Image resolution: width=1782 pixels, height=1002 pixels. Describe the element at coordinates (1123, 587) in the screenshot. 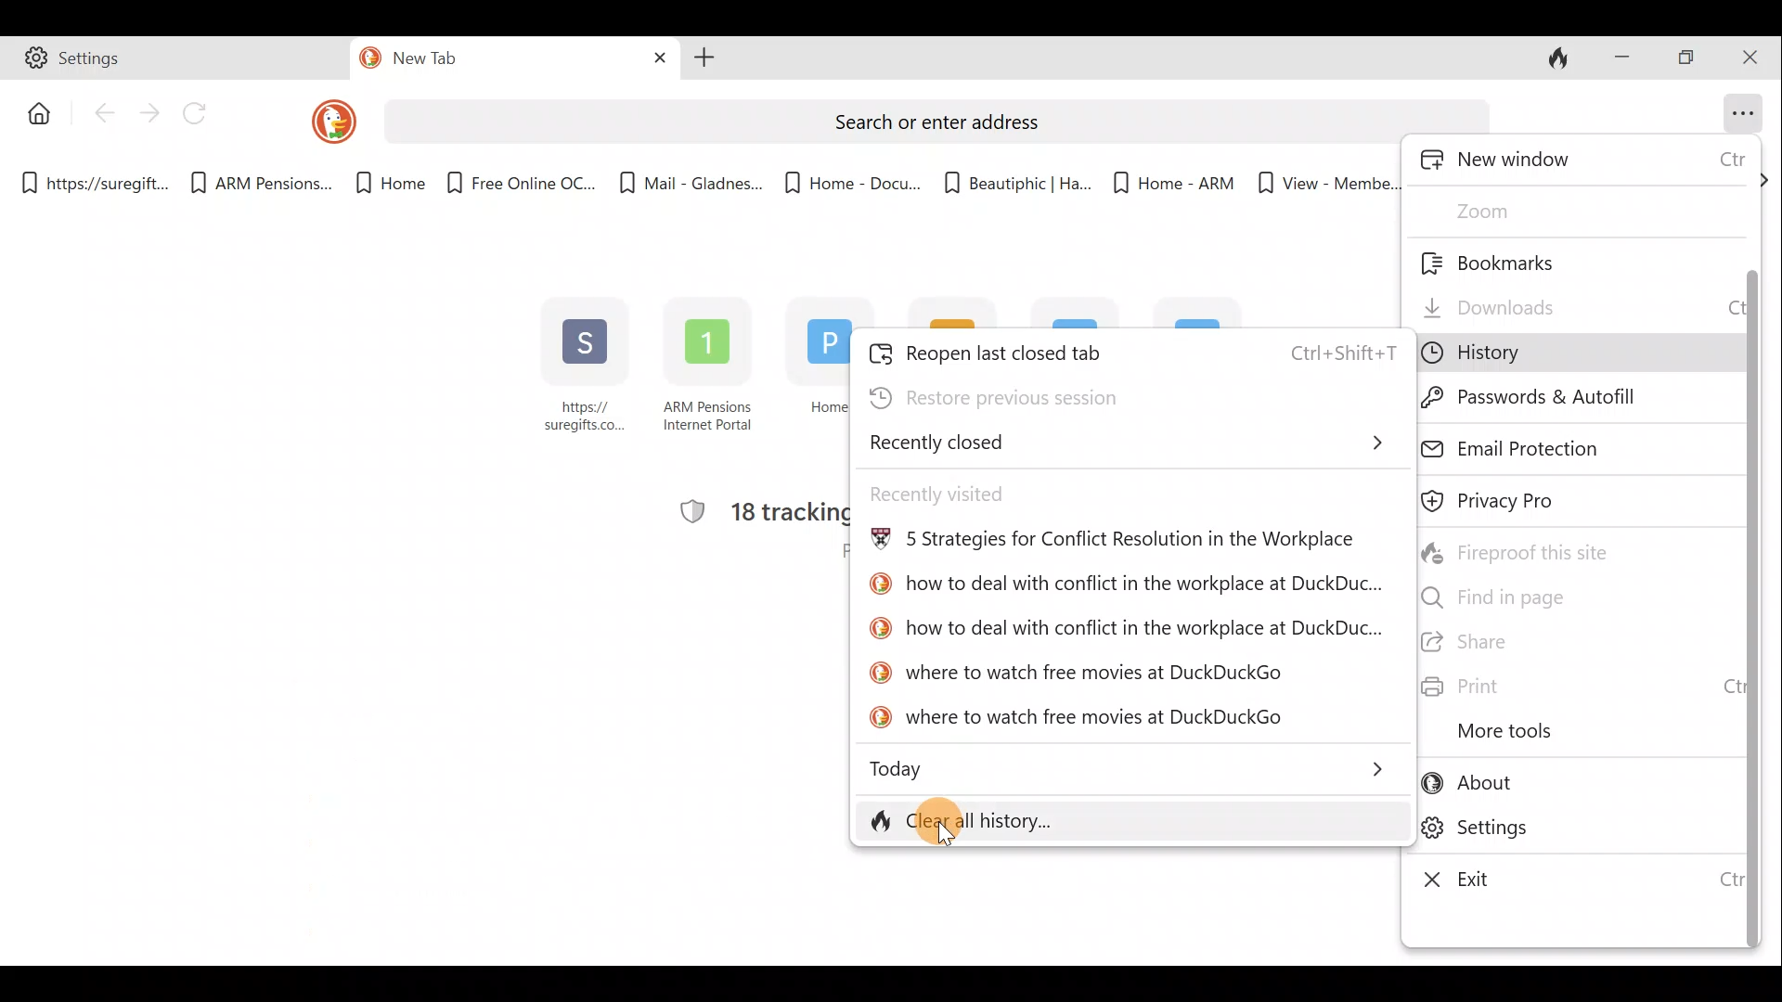

I see `how to deal with conflict in the workplace at DuckDuc...` at that location.